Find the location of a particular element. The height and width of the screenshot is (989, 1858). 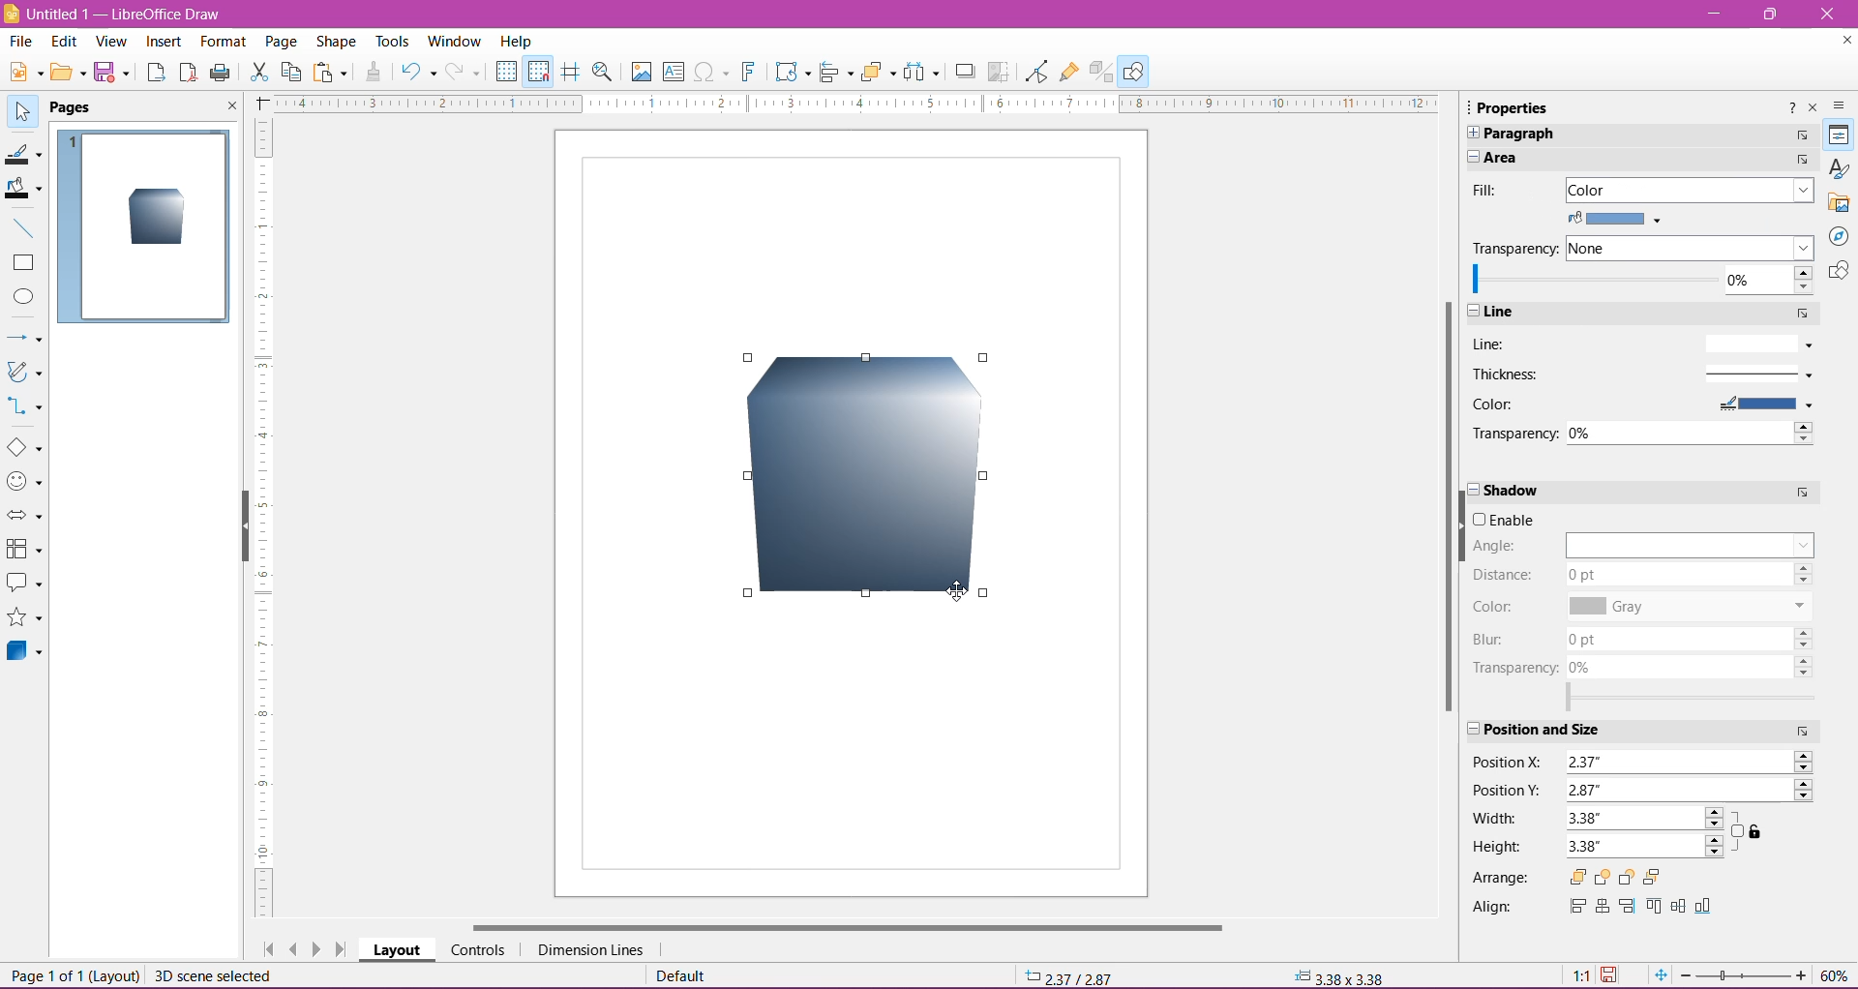

Align is located at coordinates (1494, 907).